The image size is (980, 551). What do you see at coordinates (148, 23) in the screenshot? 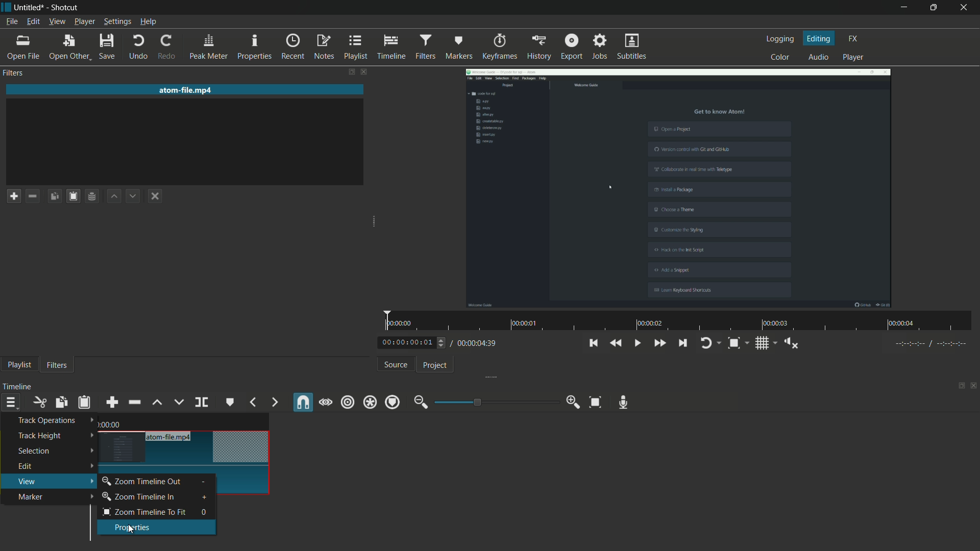
I see `help menu` at bounding box center [148, 23].